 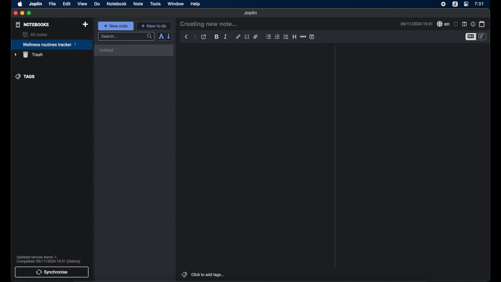 I want to click on window, so click(x=176, y=4).